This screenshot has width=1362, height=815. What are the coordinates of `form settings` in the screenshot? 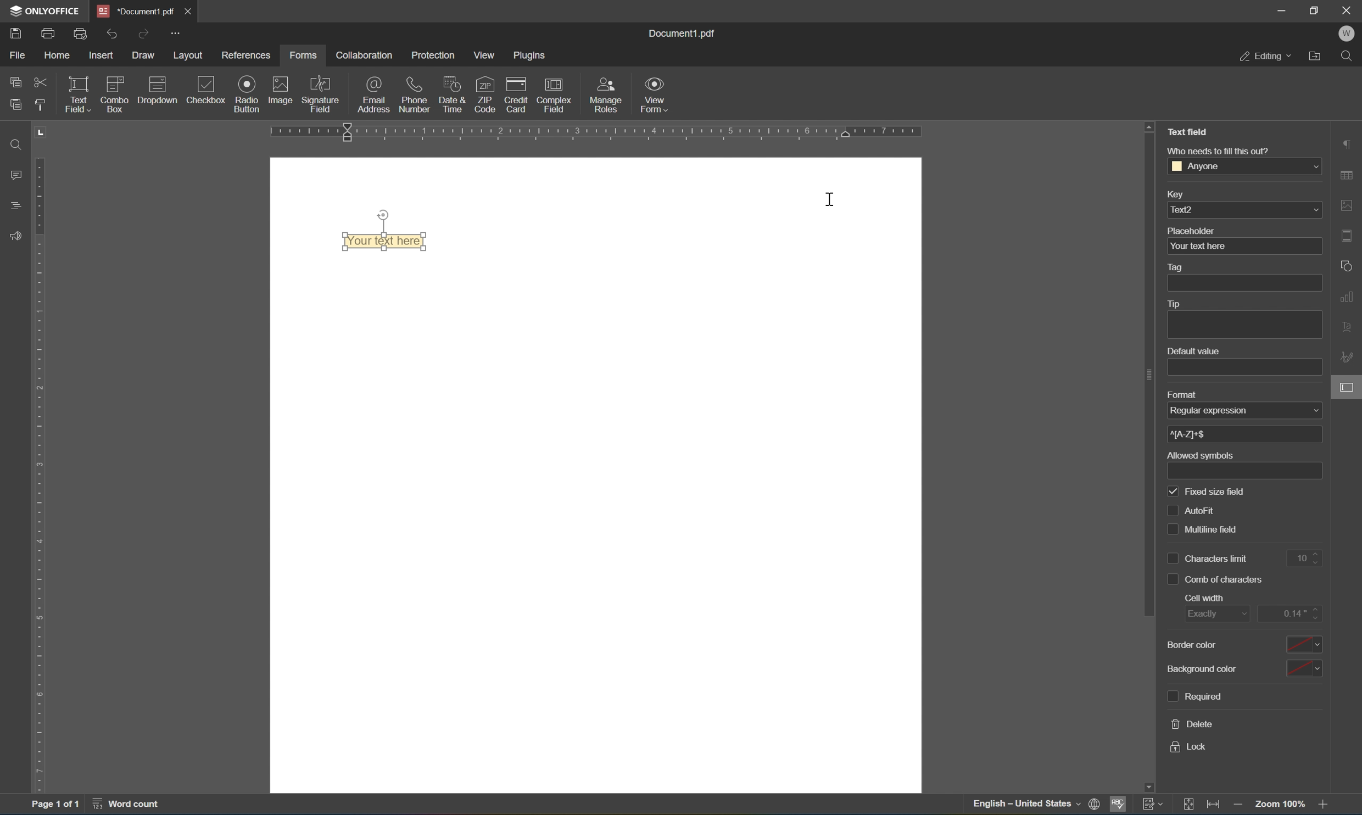 It's located at (1348, 392).